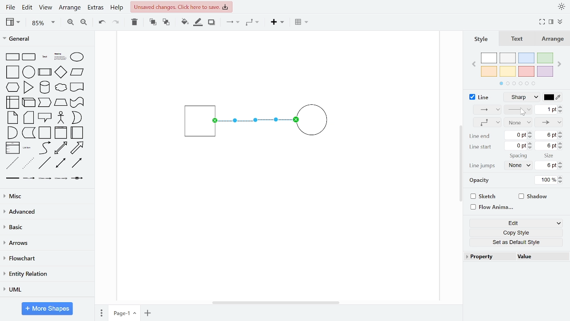  What do you see at coordinates (79, 58) in the screenshot?
I see `ellipse` at bounding box center [79, 58].